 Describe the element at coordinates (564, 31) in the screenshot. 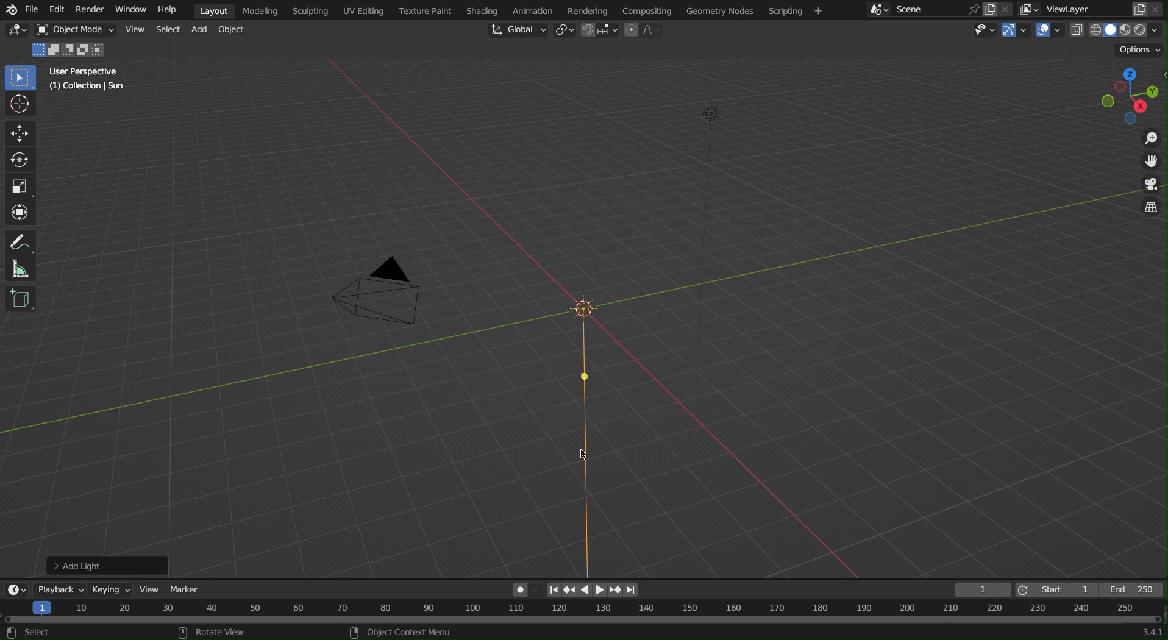

I see `Transform Pivot Point` at that location.